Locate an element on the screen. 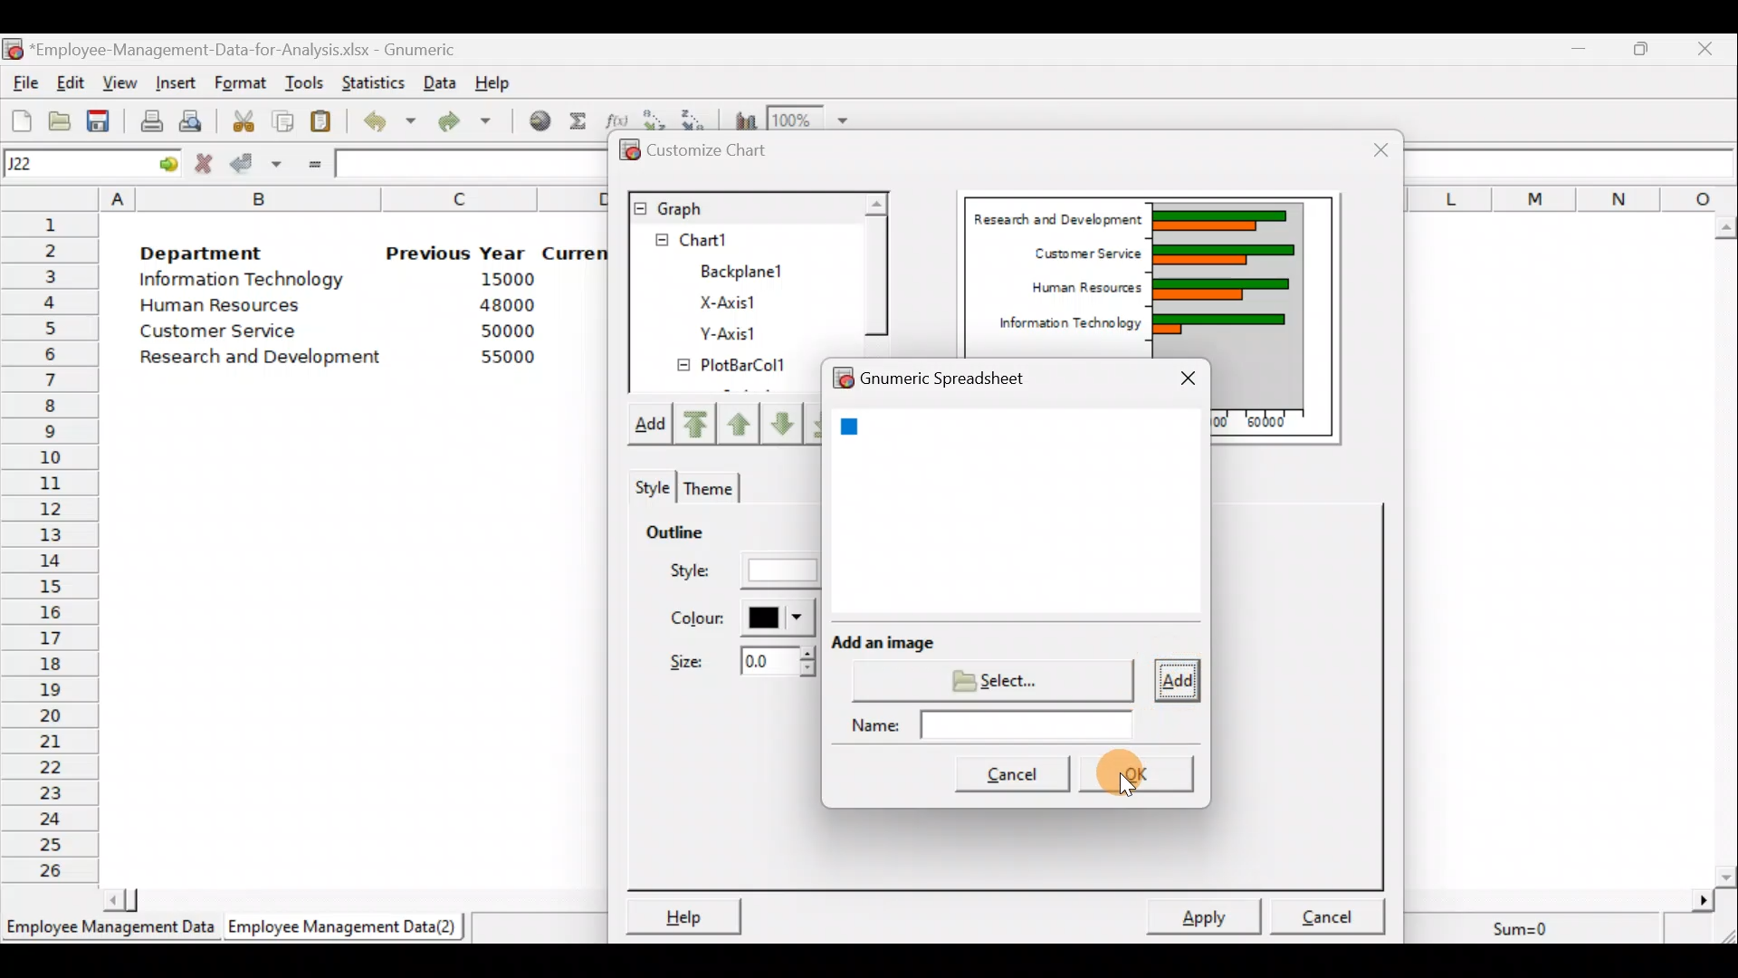  Close is located at coordinates (1370, 149).